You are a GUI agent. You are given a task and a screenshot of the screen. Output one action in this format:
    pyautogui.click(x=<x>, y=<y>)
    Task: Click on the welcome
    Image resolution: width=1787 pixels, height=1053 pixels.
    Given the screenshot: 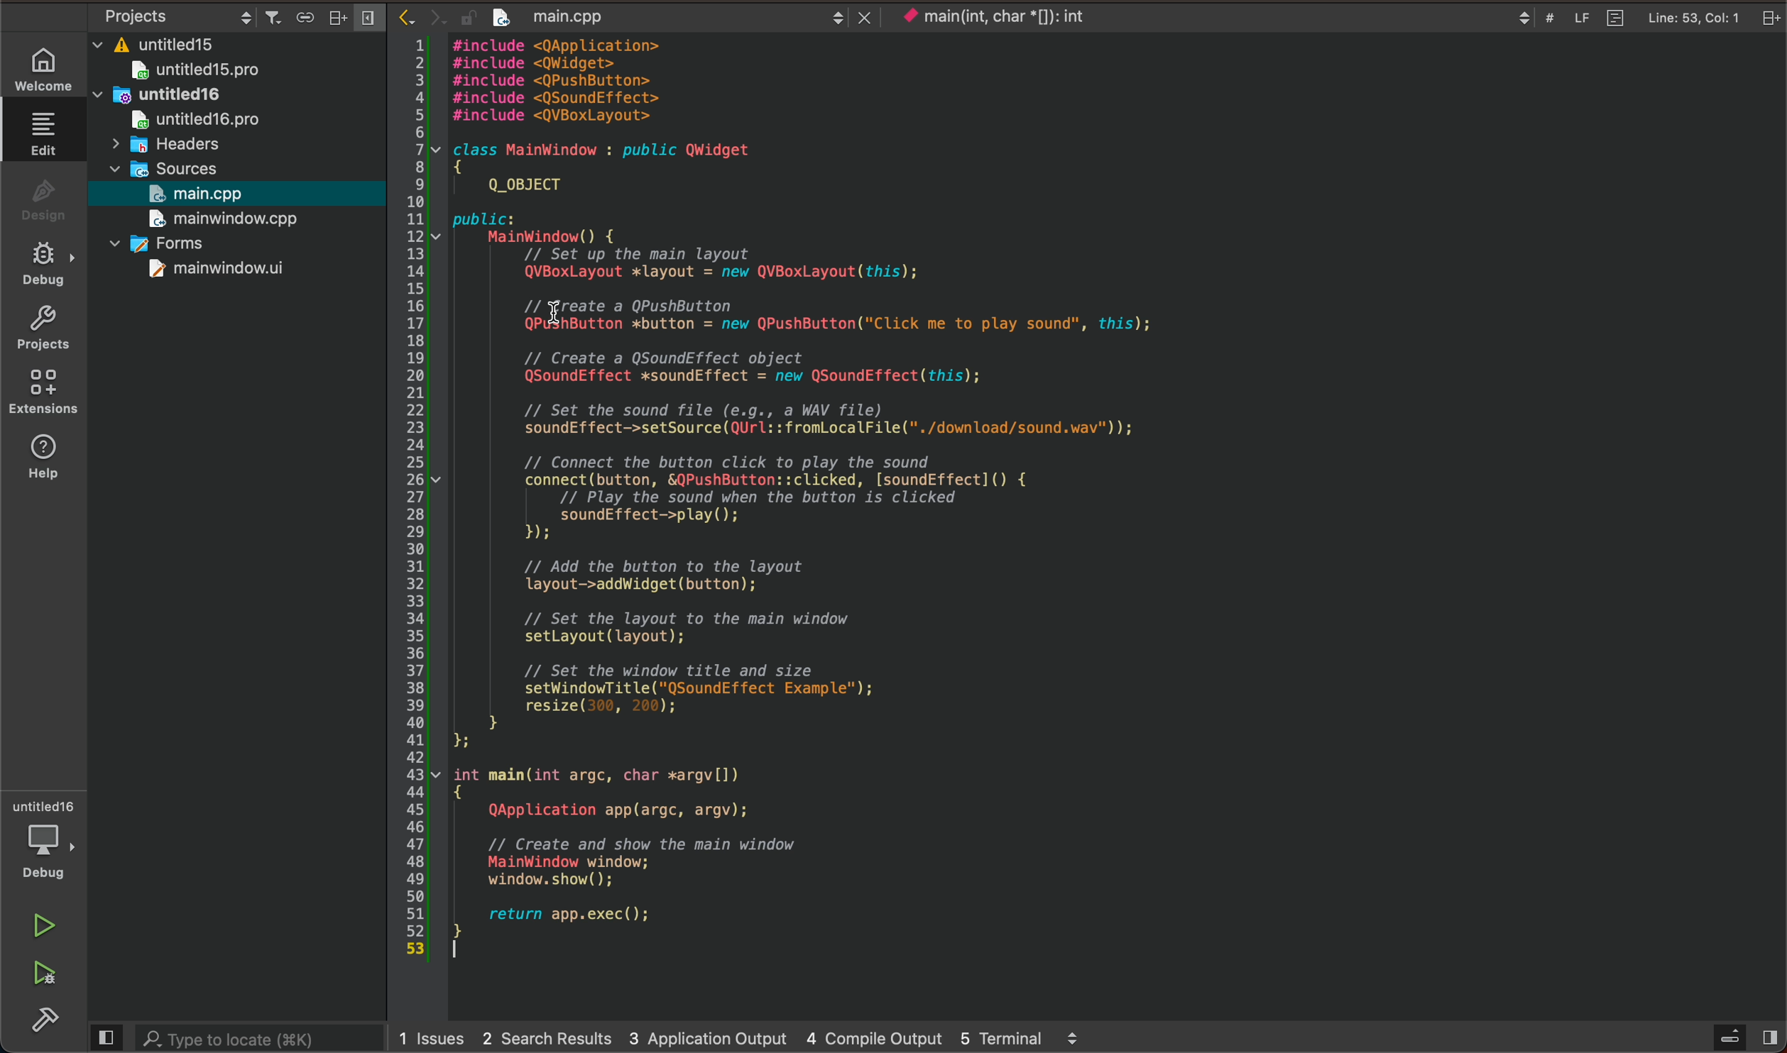 What is the action you would take?
    pyautogui.click(x=48, y=67)
    